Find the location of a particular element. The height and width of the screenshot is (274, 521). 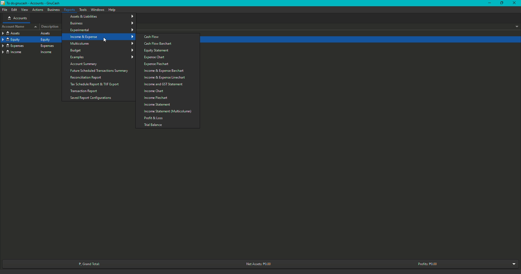

Tax Schedule Report is located at coordinates (95, 84).